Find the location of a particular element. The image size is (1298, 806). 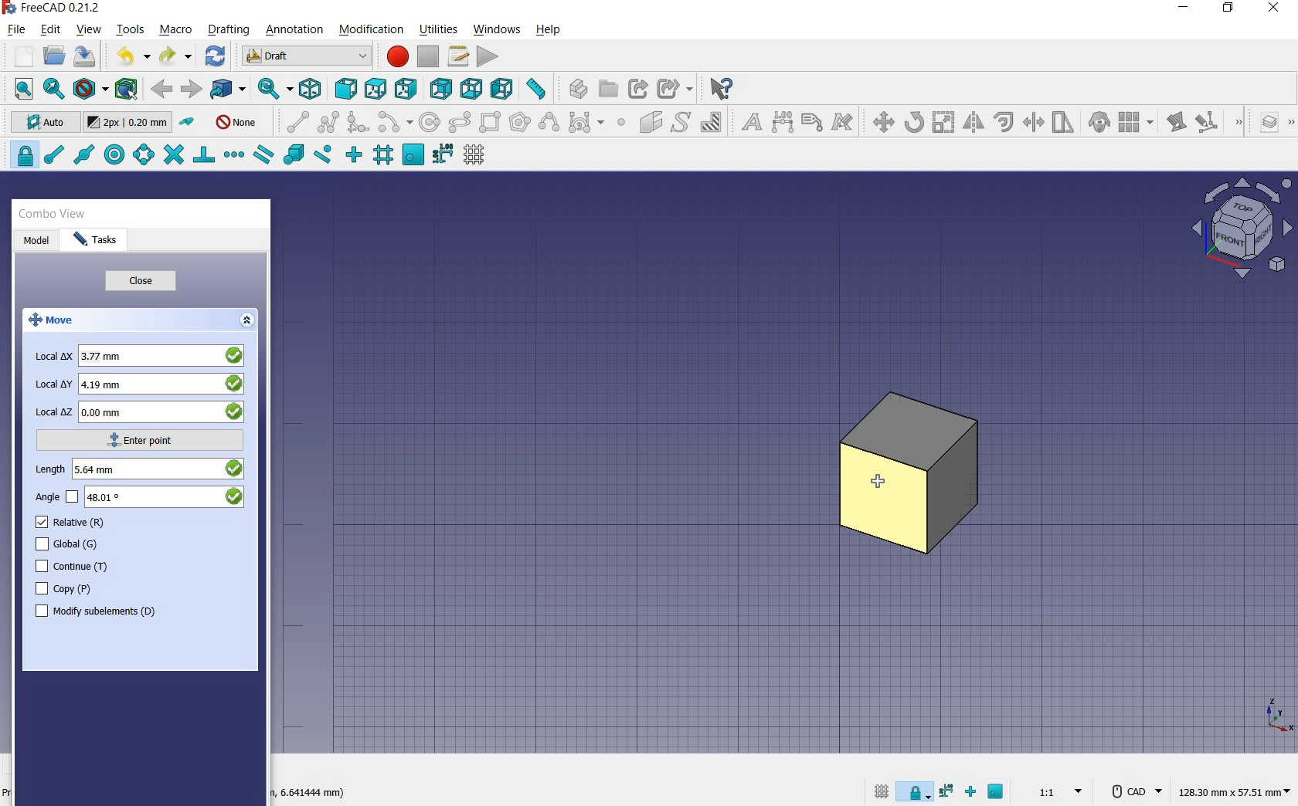

right is located at coordinates (406, 88).